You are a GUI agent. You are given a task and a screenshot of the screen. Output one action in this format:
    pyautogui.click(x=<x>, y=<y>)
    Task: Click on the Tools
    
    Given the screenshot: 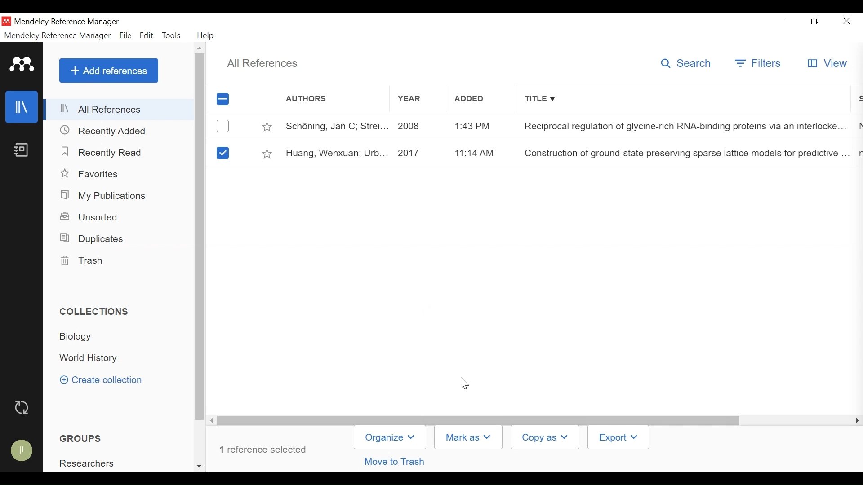 What is the action you would take?
    pyautogui.click(x=172, y=35)
    